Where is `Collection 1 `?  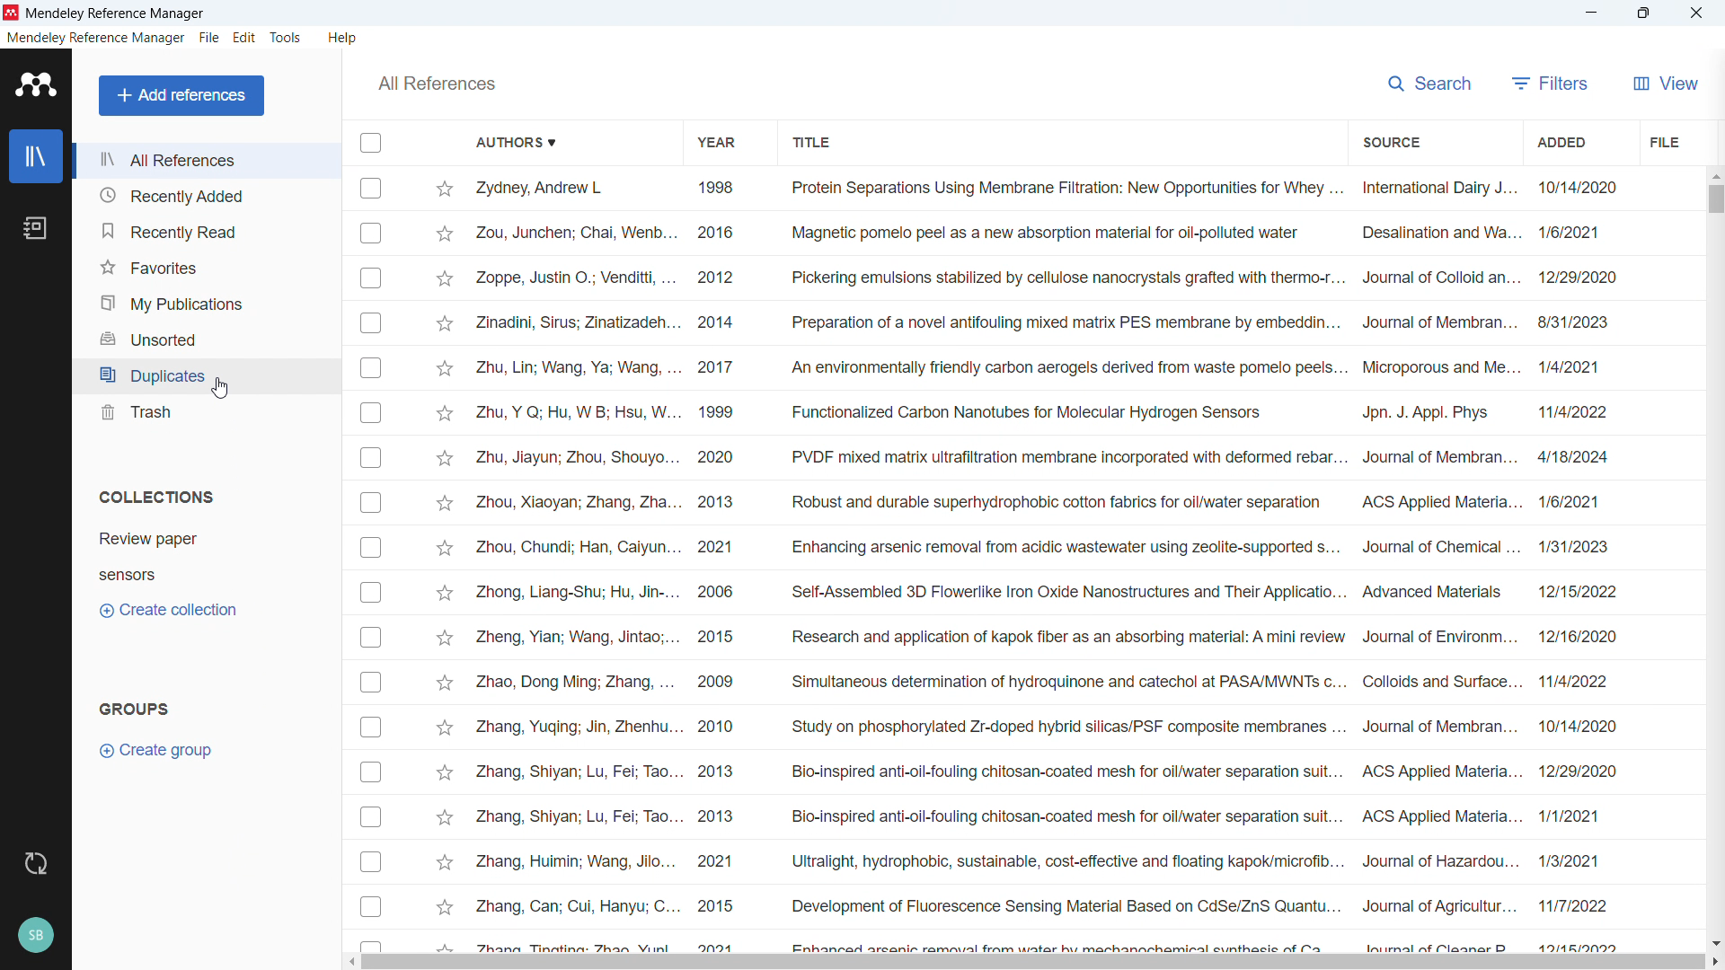 Collection 1  is located at coordinates (150, 539).